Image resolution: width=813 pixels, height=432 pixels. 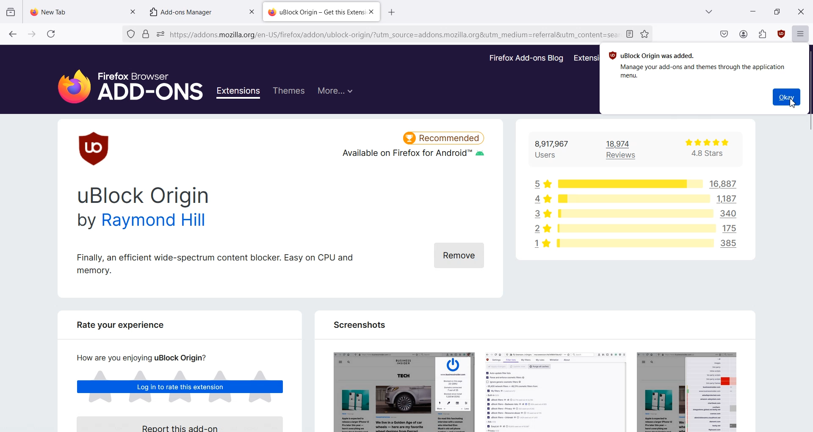 I want to click on Verified by Digicert.Inc, so click(x=145, y=34).